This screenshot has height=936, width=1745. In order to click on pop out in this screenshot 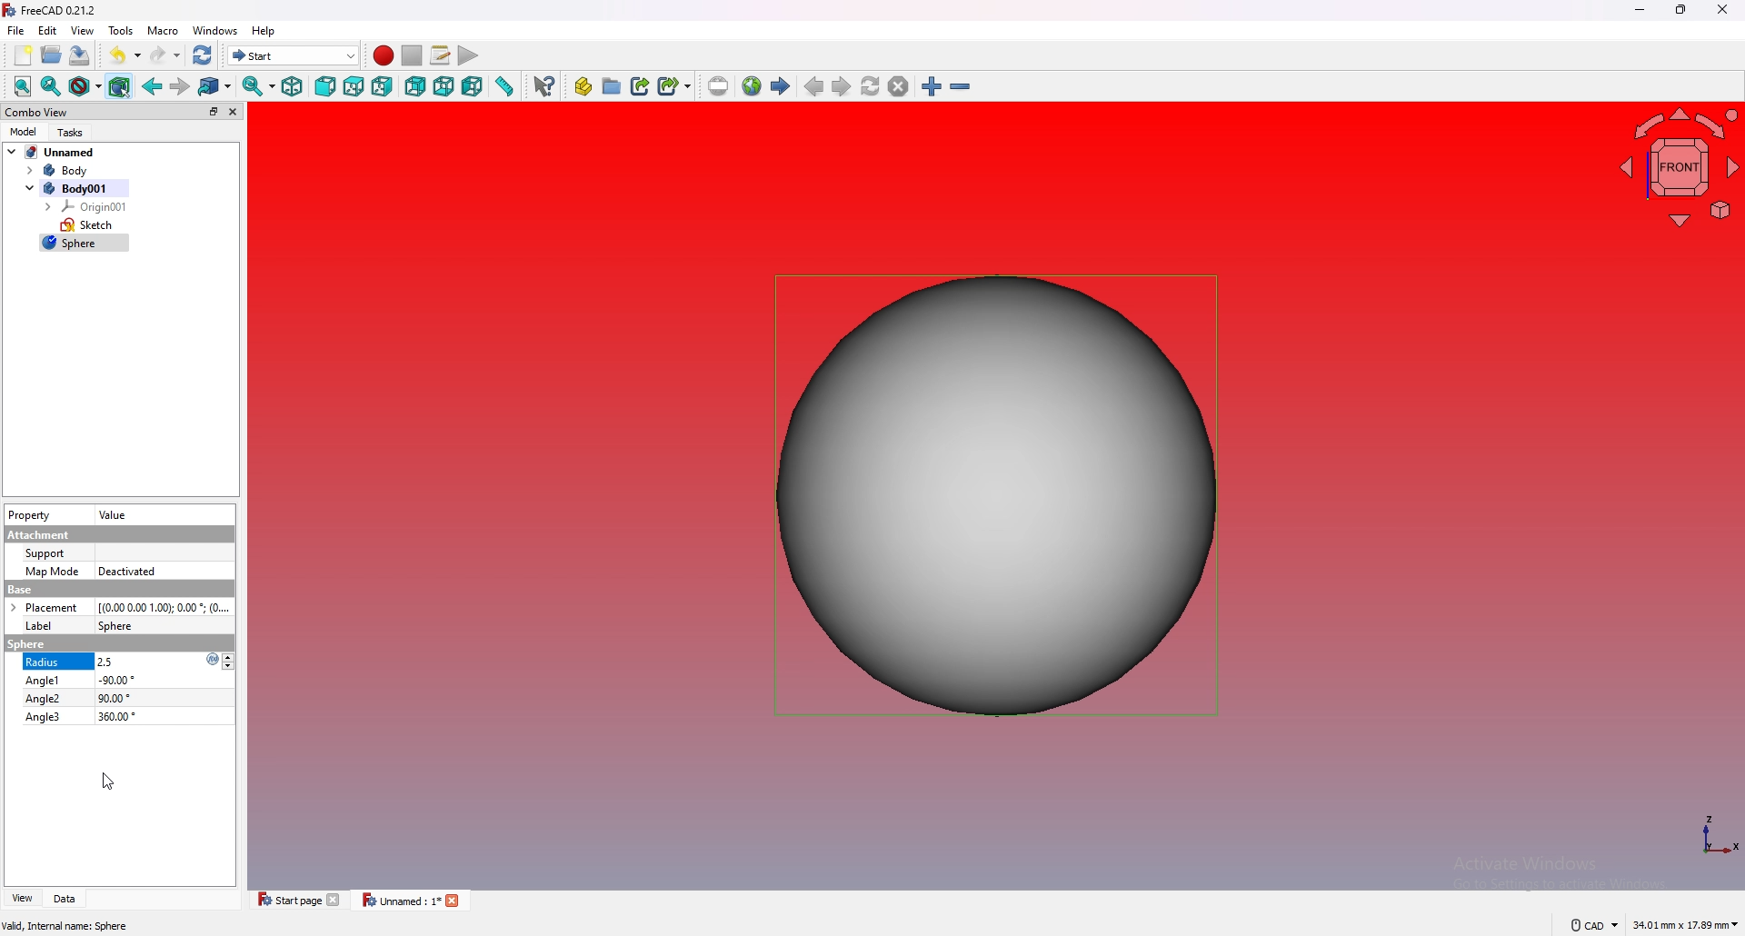, I will do `click(212, 111)`.